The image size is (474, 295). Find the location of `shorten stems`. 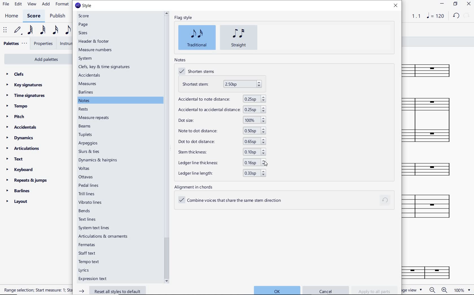

shorten stems is located at coordinates (198, 72).